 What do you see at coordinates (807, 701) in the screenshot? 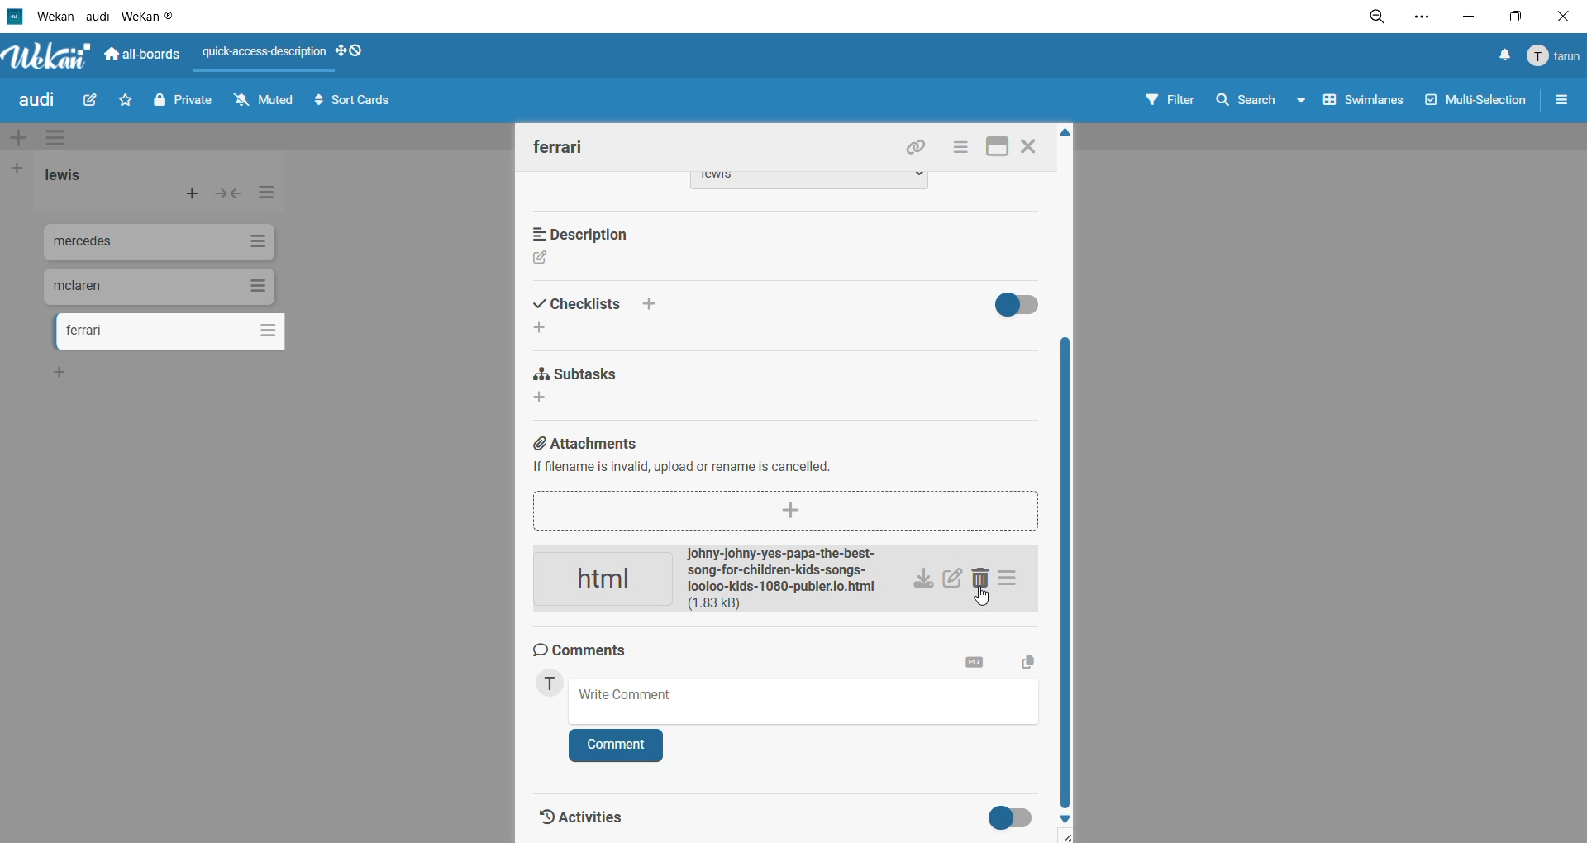
I see `comment box` at bounding box center [807, 701].